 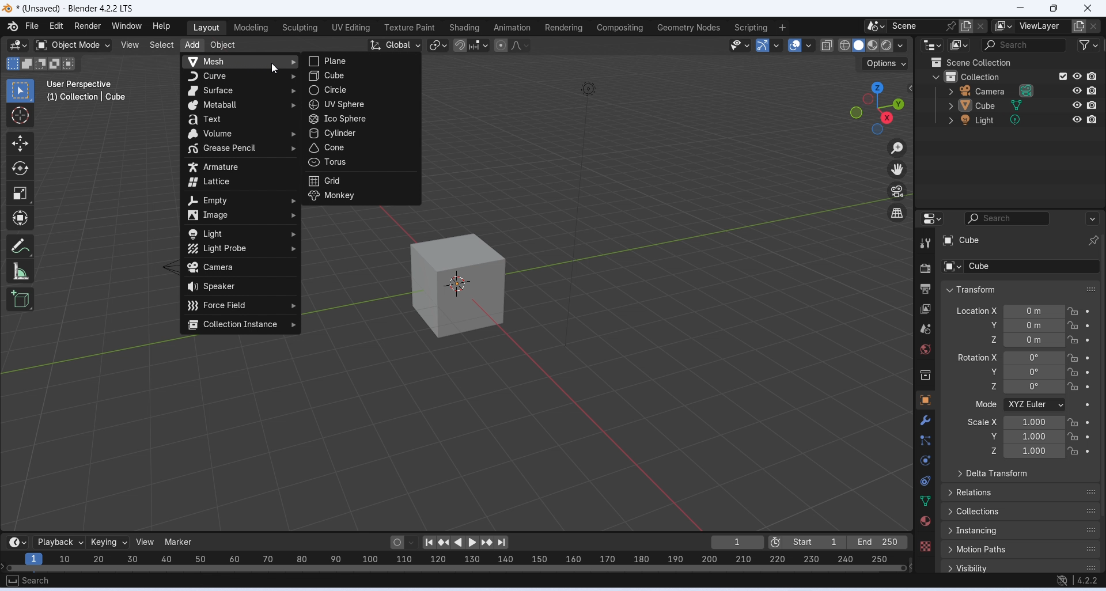 What do you see at coordinates (1022, 567) in the screenshot?
I see `visibility` at bounding box center [1022, 567].